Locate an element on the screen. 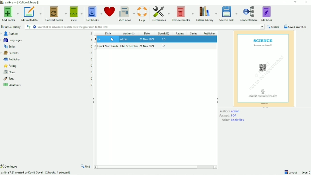  Virtual library is located at coordinates (11, 27).